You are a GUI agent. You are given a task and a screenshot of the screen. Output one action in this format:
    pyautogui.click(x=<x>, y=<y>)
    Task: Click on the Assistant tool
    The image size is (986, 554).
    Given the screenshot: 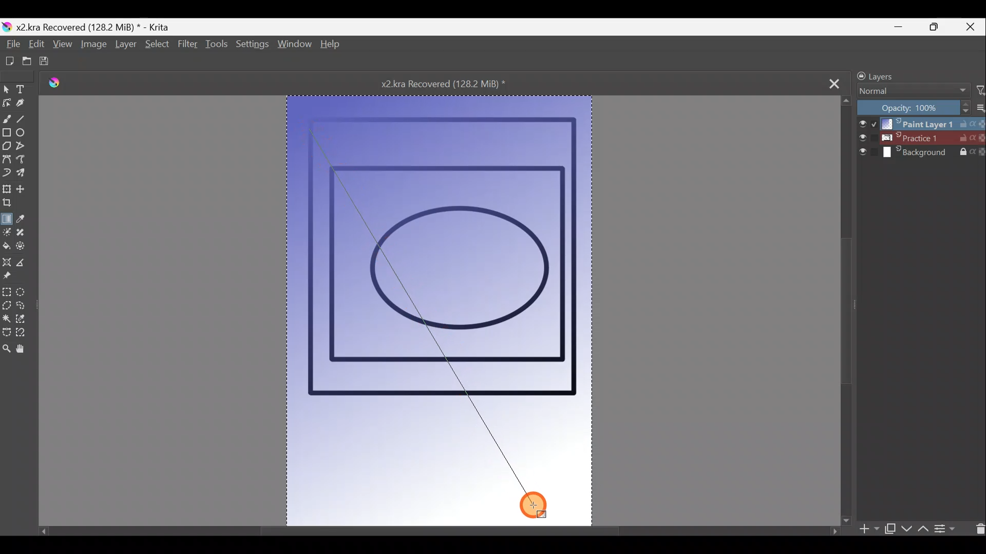 What is the action you would take?
    pyautogui.click(x=7, y=264)
    